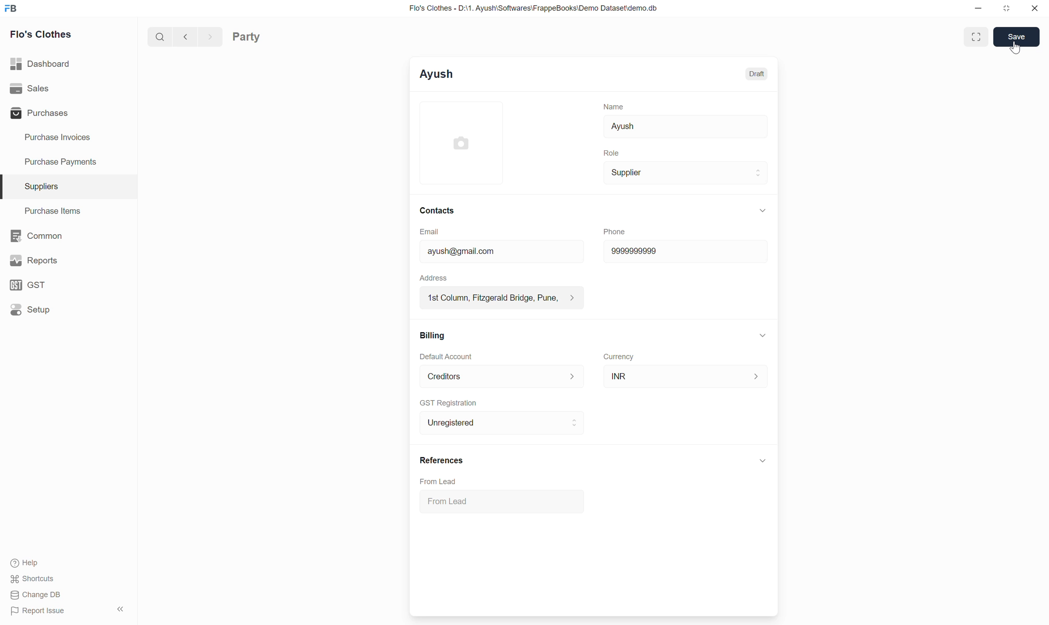 Image resolution: width=1049 pixels, height=625 pixels. What do you see at coordinates (434, 278) in the screenshot?
I see `Address` at bounding box center [434, 278].